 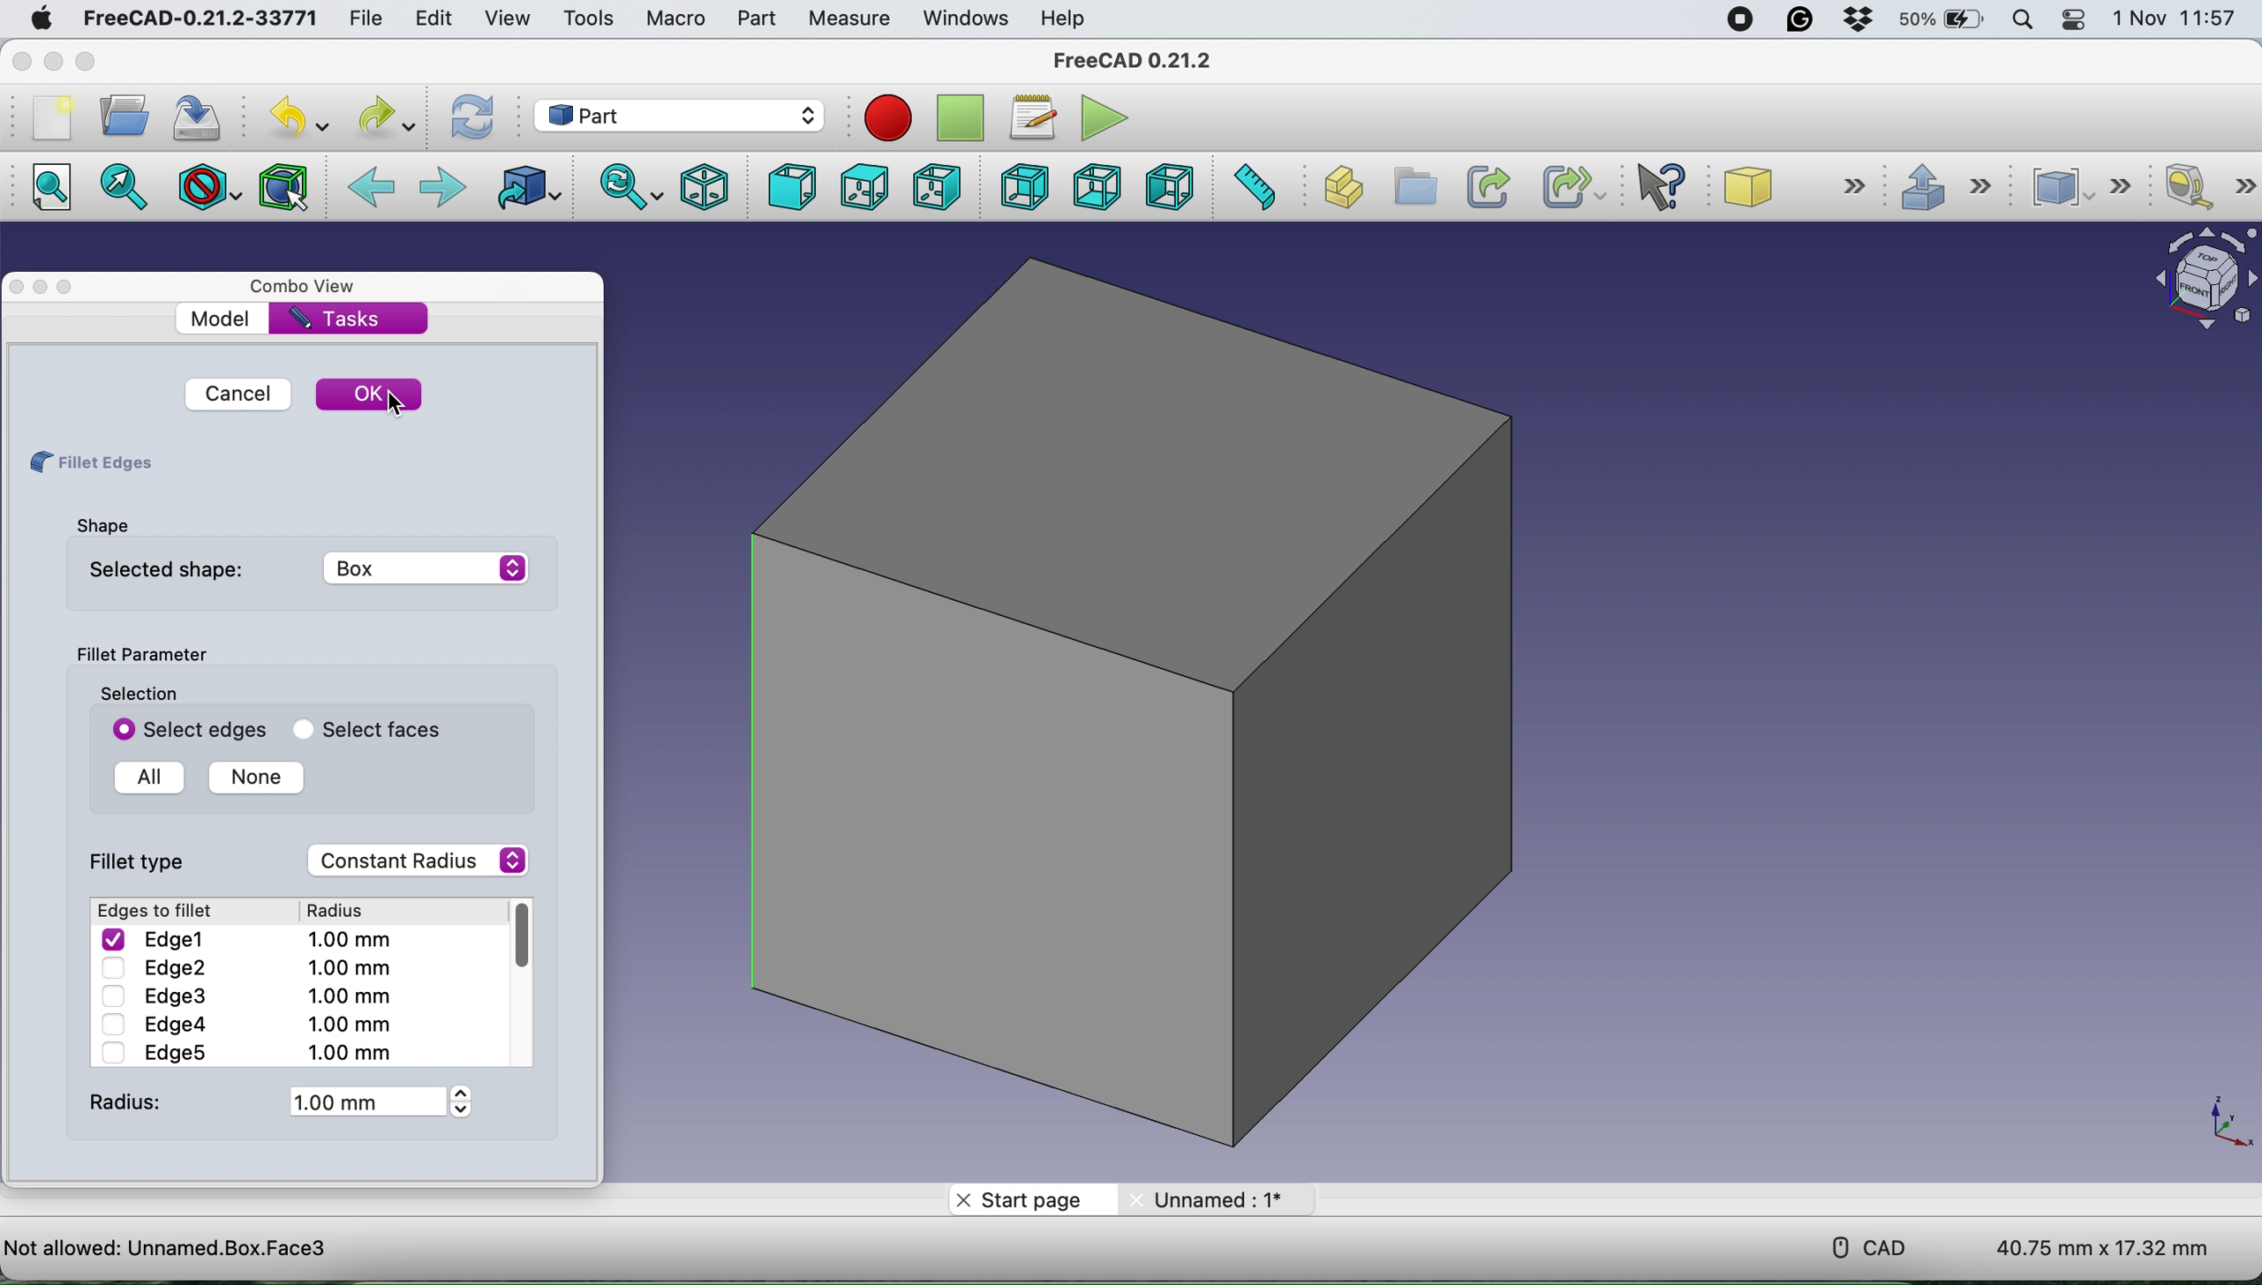 What do you see at coordinates (2208, 185) in the screenshot?
I see `mesure linear` at bounding box center [2208, 185].